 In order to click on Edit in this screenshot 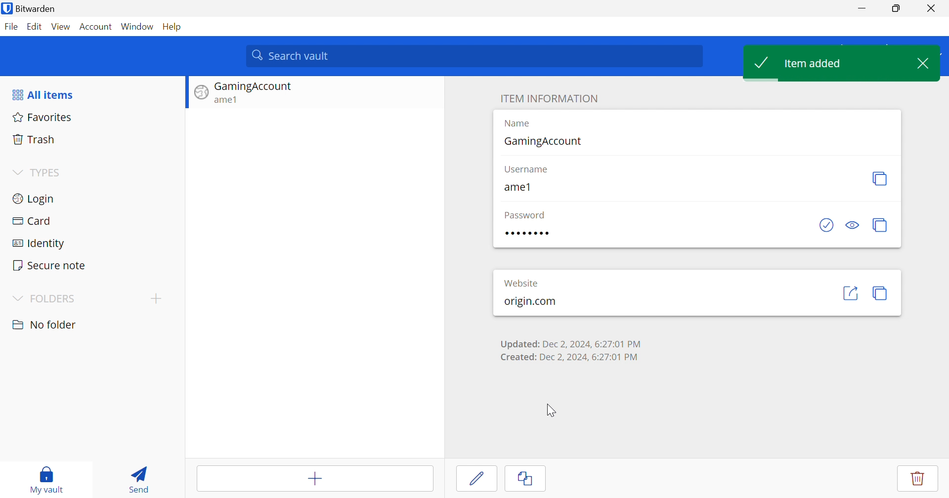, I will do `click(36, 26)`.